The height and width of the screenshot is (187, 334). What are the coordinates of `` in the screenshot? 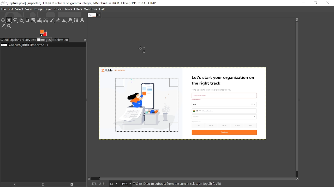 It's located at (196, 99).